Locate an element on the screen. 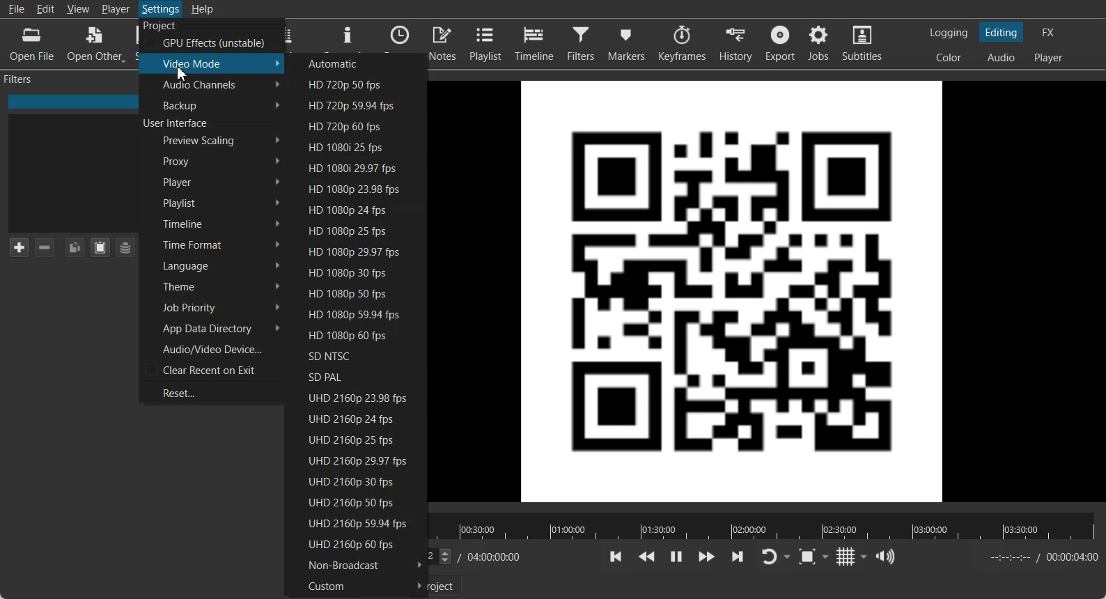 The height and width of the screenshot is (599, 1106). Switch to the Player only layout is located at coordinates (1050, 59).